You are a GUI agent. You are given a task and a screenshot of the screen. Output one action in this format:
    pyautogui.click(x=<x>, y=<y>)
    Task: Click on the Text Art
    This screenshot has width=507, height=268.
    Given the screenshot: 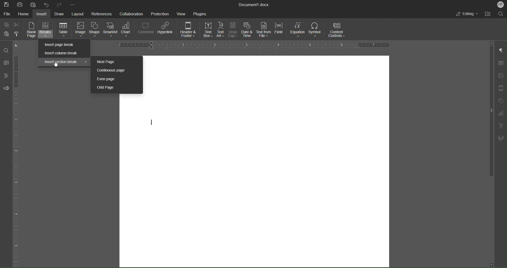 What is the action you would take?
    pyautogui.click(x=501, y=126)
    